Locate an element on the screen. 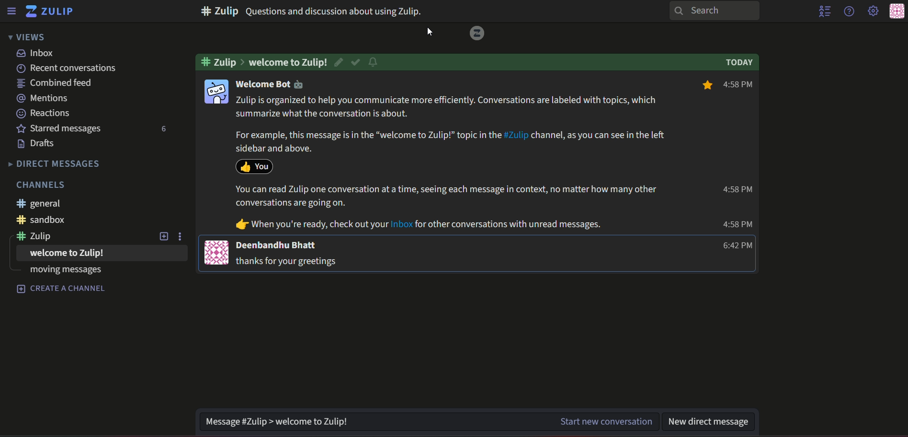  Number is located at coordinates (162, 129).